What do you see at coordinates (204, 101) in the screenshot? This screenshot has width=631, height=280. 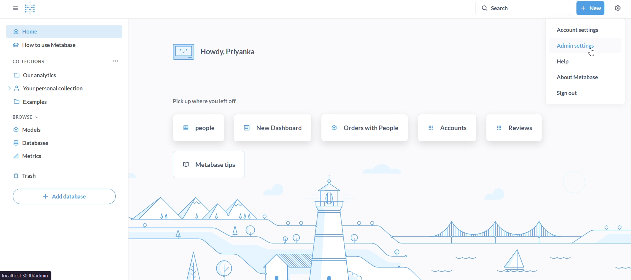 I see `pick up where you left off` at bounding box center [204, 101].